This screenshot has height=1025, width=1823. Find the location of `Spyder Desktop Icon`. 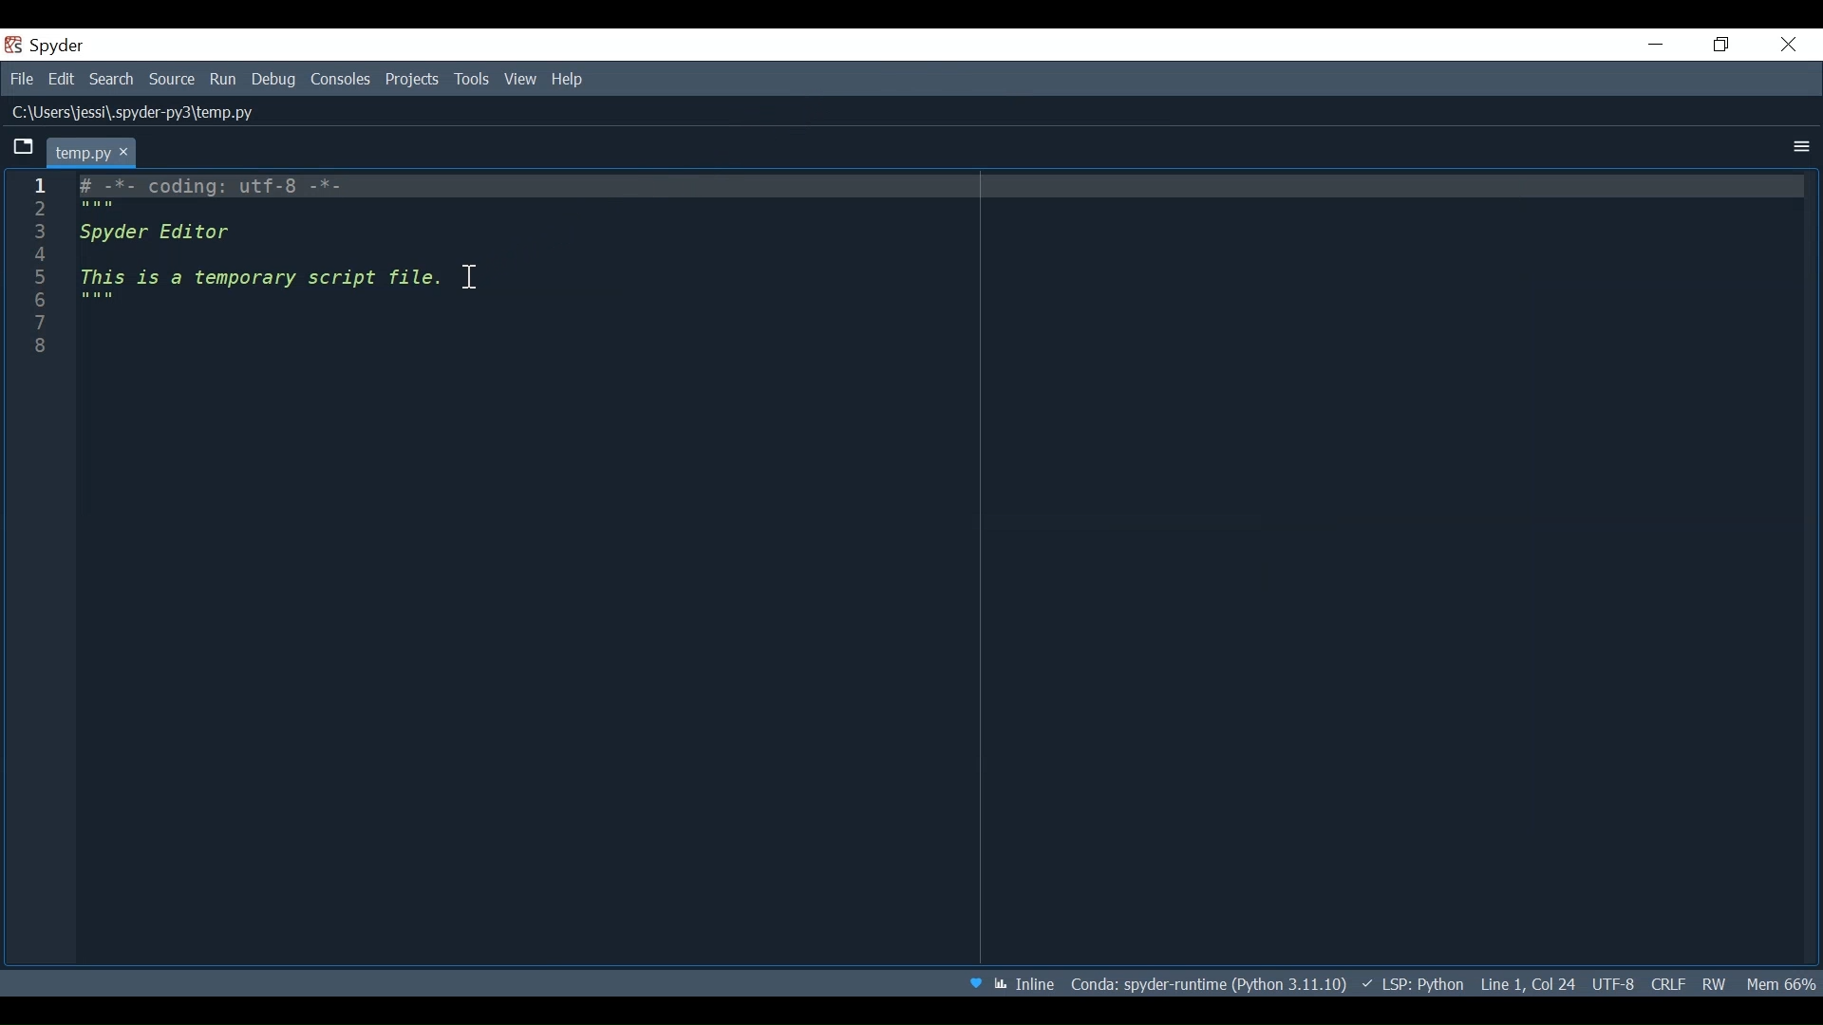

Spyder Desktop Icon is located at coordinates (49, 45).